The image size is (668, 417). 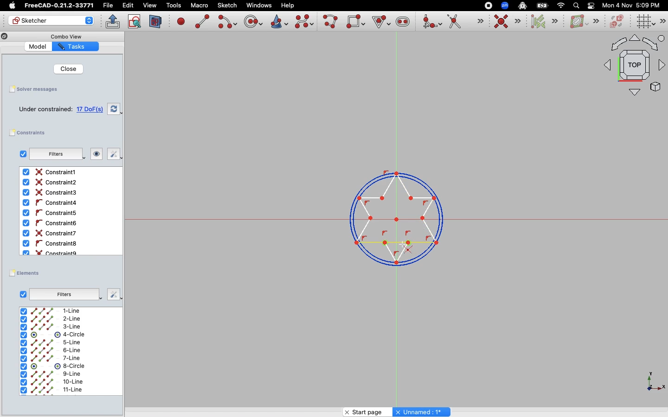 What do you see at coordinates (366, 411) in the screenshot?
I see `Start page` at bounding box center [366, 411].